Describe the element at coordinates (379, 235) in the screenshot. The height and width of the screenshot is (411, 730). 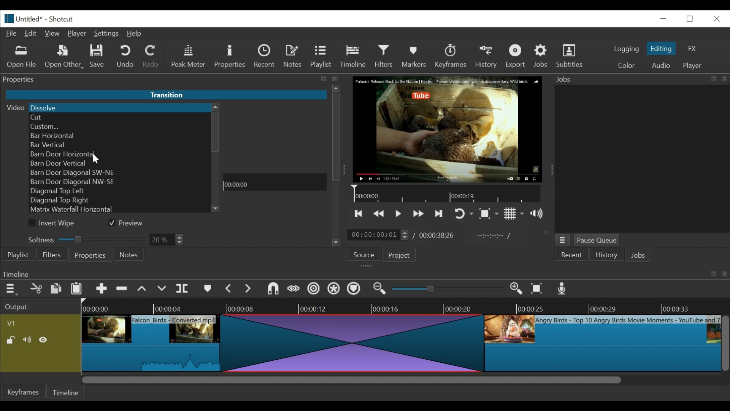
I see `current duration` at that location.